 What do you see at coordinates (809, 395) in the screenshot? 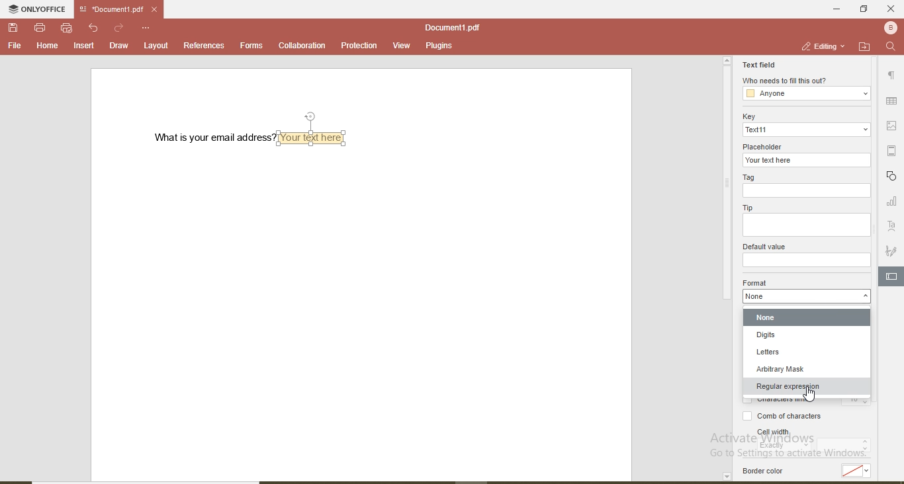
I see `cursor` at bounding box center [809, 395].